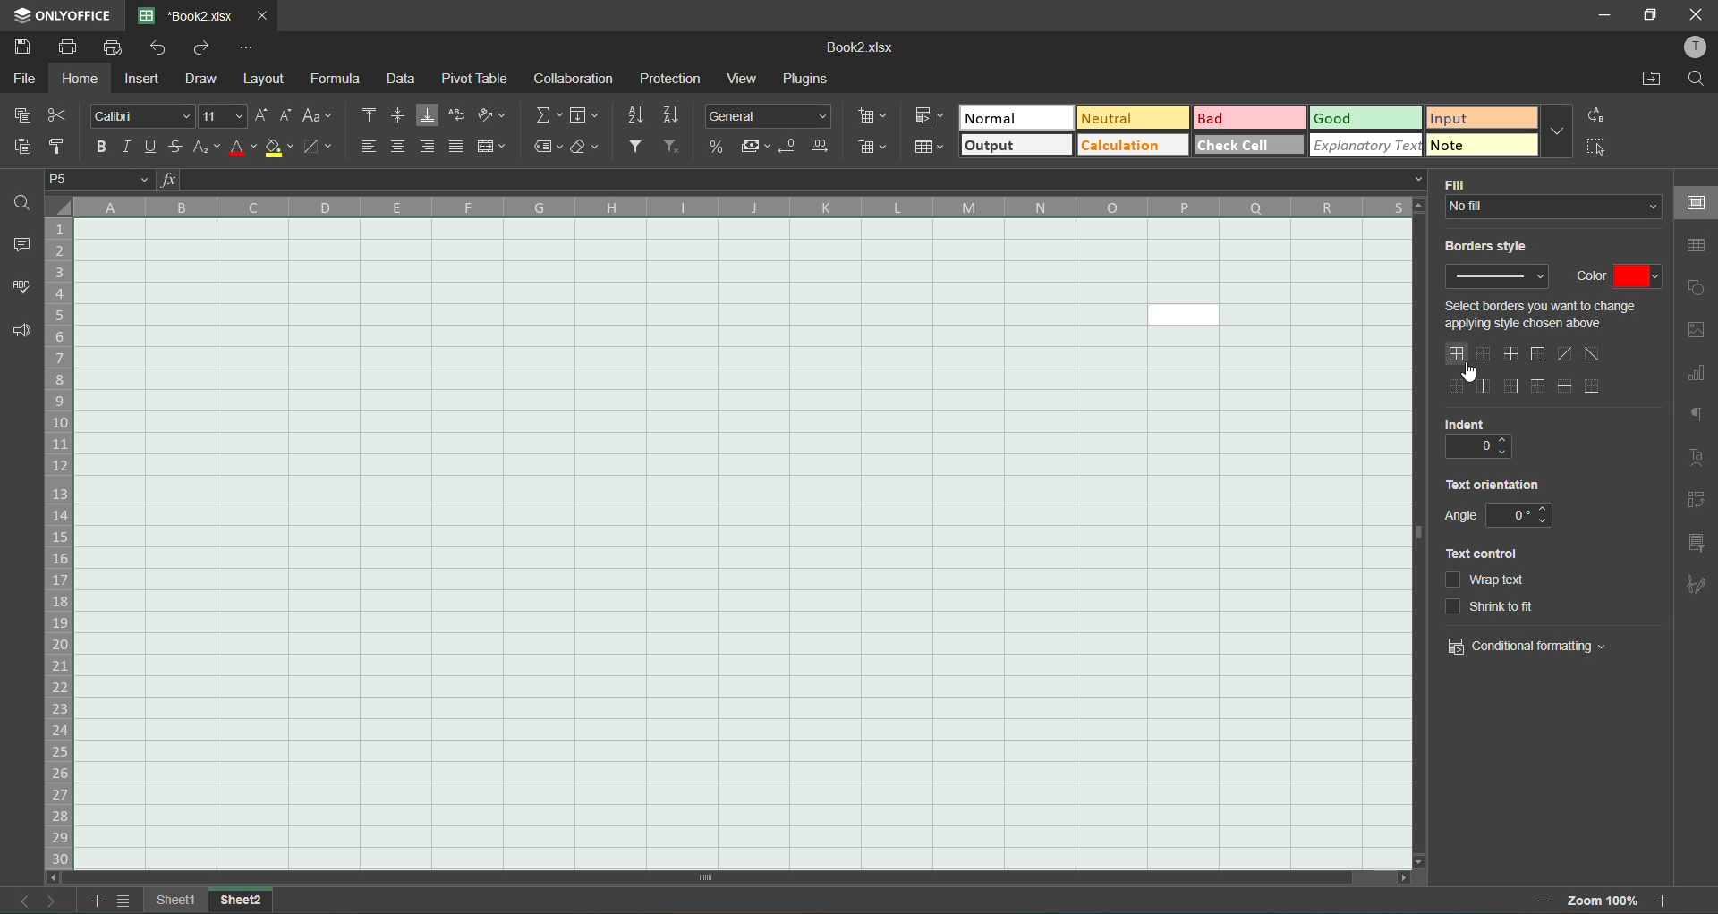  I want to click on strikethrough, so click(179, 144).